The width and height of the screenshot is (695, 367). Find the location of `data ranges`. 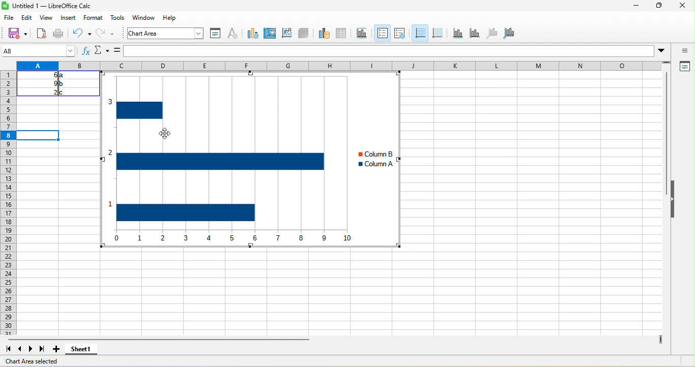

data ranges is located at coordinates (321, 34).